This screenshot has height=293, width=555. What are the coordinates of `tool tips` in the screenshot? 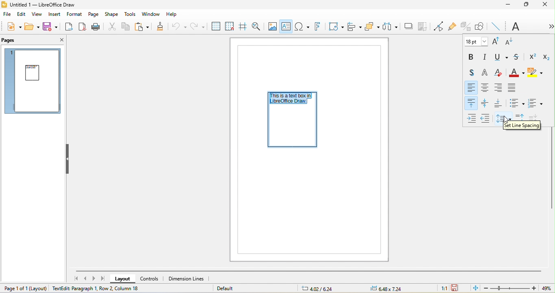 It's located at (521, 125).